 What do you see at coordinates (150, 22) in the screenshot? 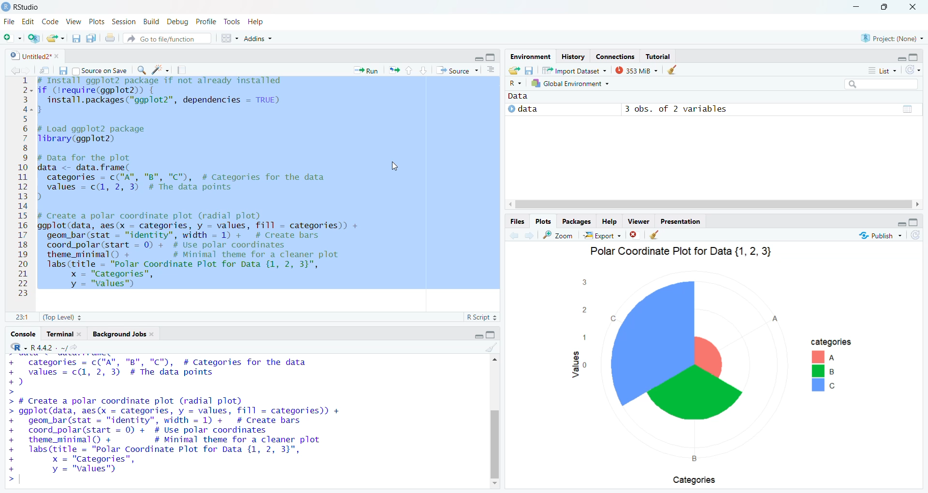
I see `Build` at bounding box center [150, 22].